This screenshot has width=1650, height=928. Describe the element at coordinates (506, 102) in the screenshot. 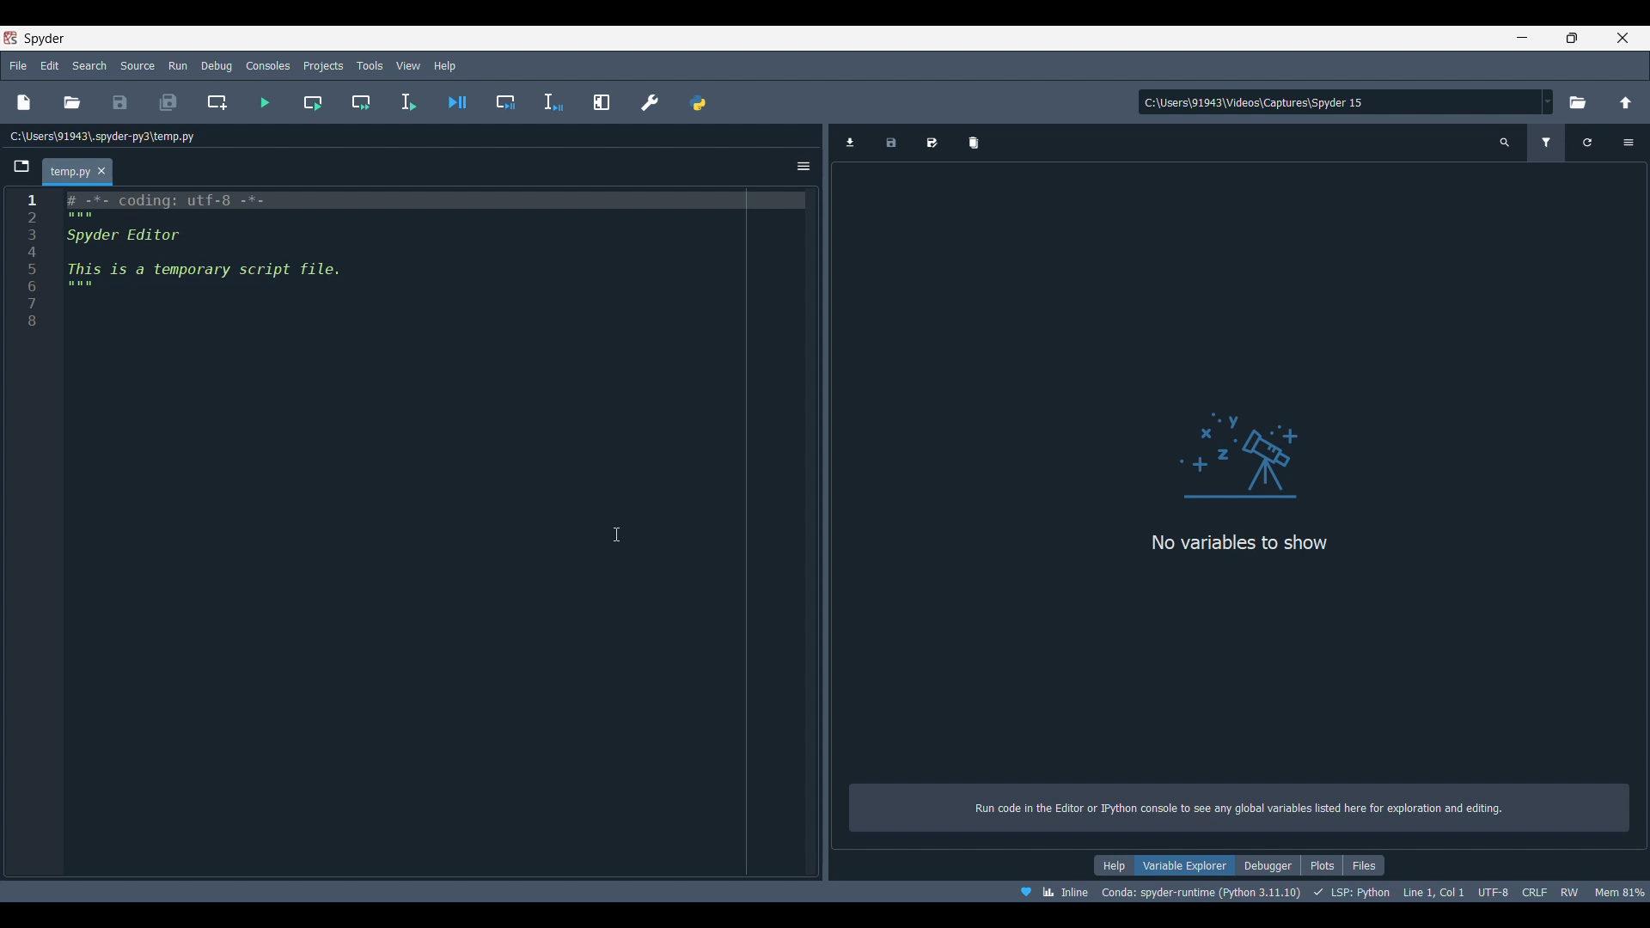

I see `Debug cell` at that location.